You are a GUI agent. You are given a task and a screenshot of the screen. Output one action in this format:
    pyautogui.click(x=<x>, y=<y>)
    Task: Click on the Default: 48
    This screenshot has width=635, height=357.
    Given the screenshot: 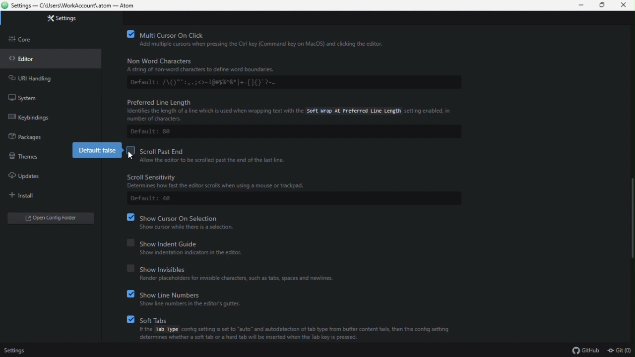 What is the action you would take?
    pyautogui.click(x=151, y=199)
    